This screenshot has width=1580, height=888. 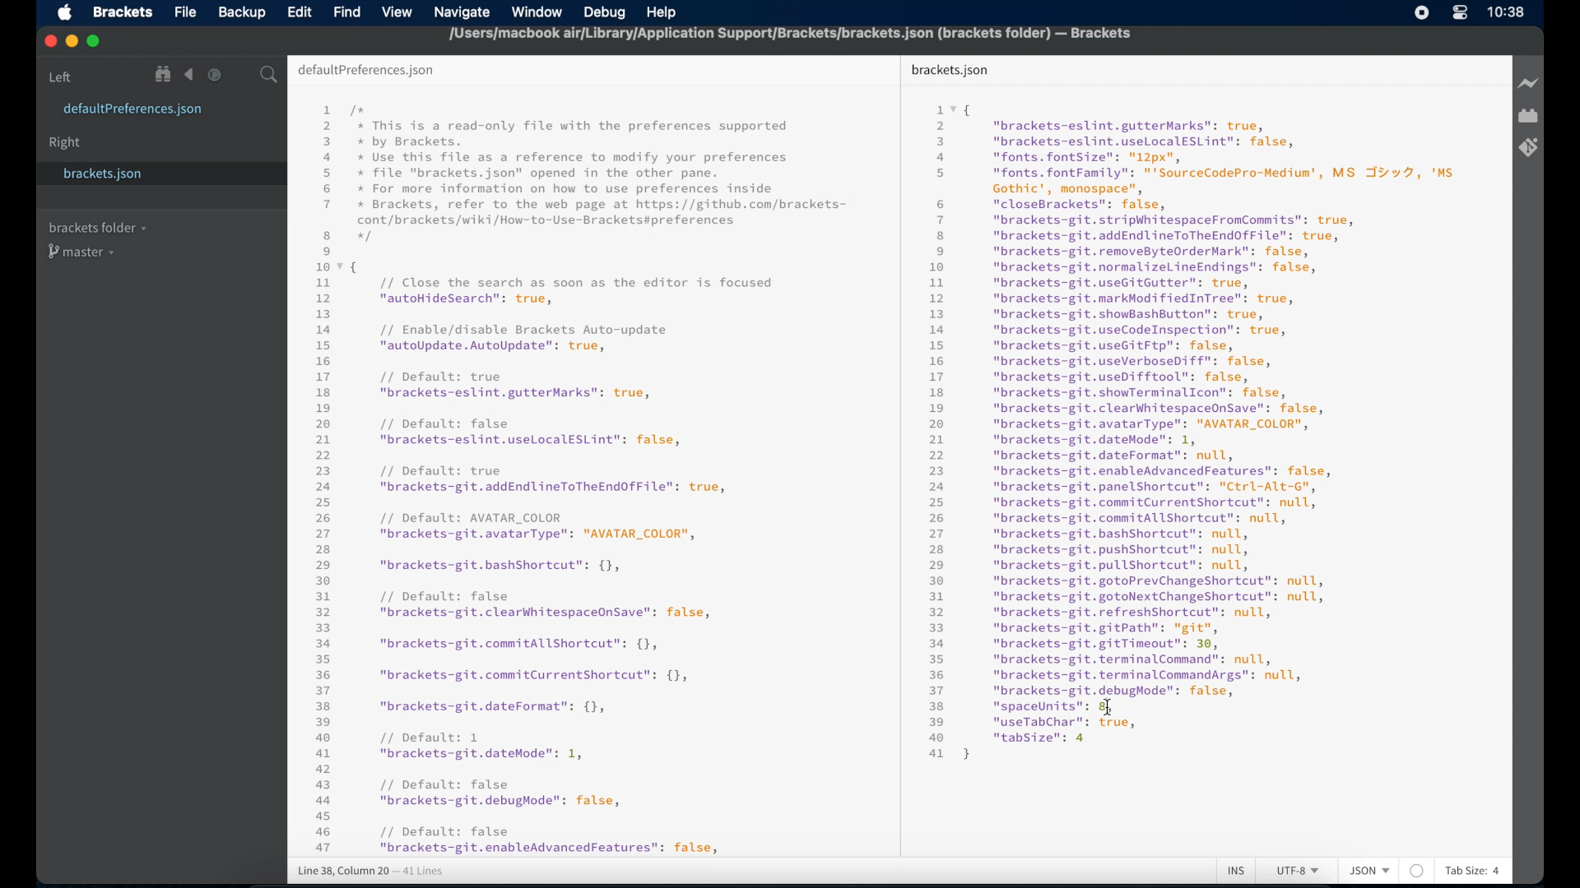 I want to click on tab size: 4, so click(x=1473, y=870).